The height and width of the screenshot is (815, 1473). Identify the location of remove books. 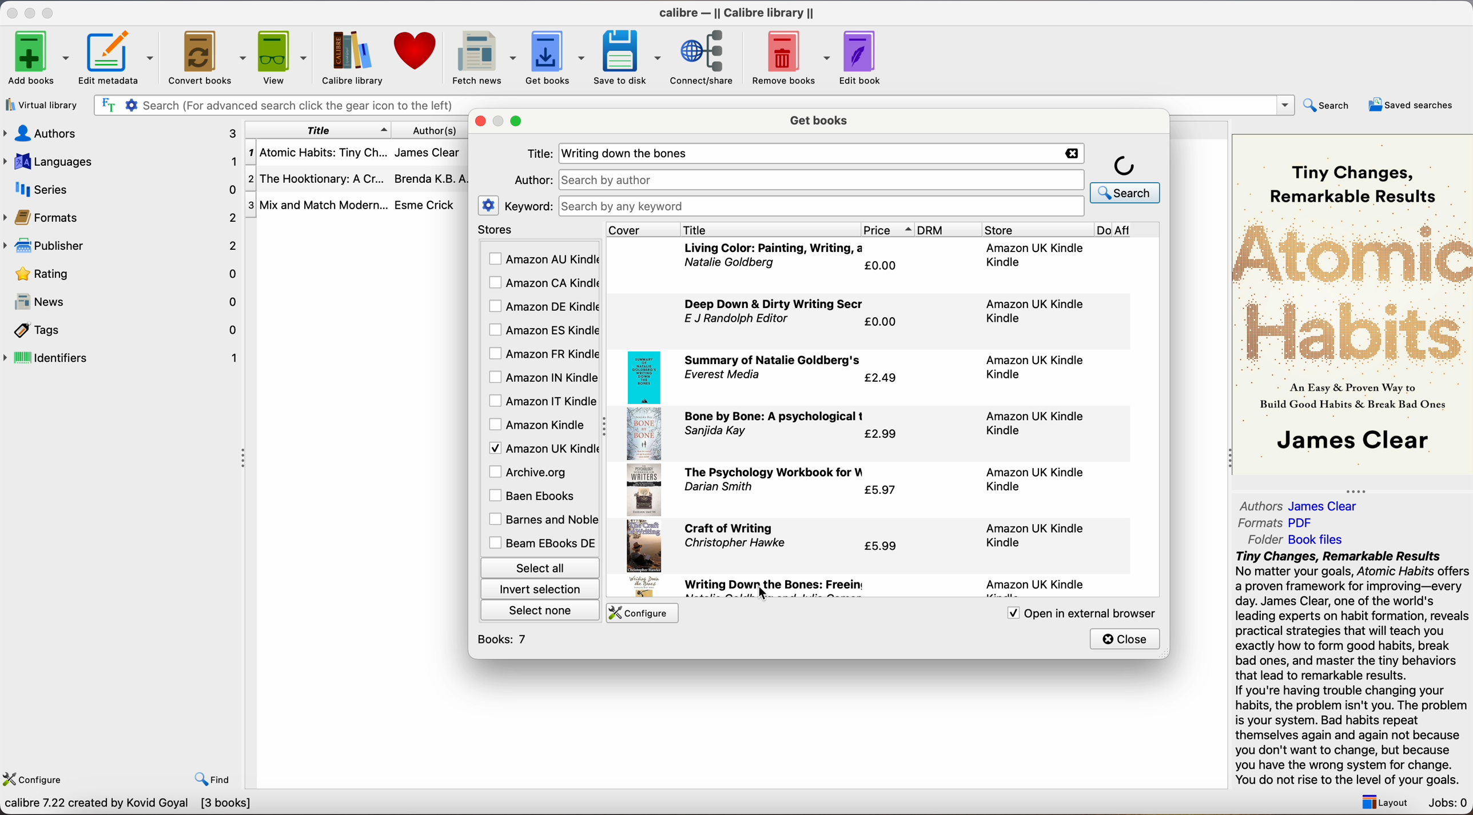
(791, 59).